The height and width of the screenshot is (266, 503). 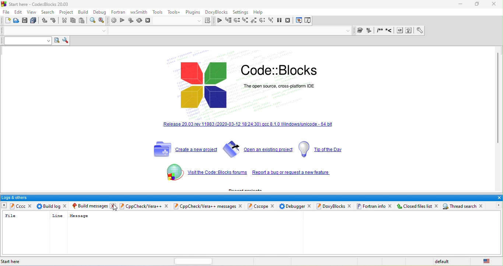 What do you see at coordinates (185, 21) in the screenshot?
I see `show the select target dialog` at bounding box center [185, 21].